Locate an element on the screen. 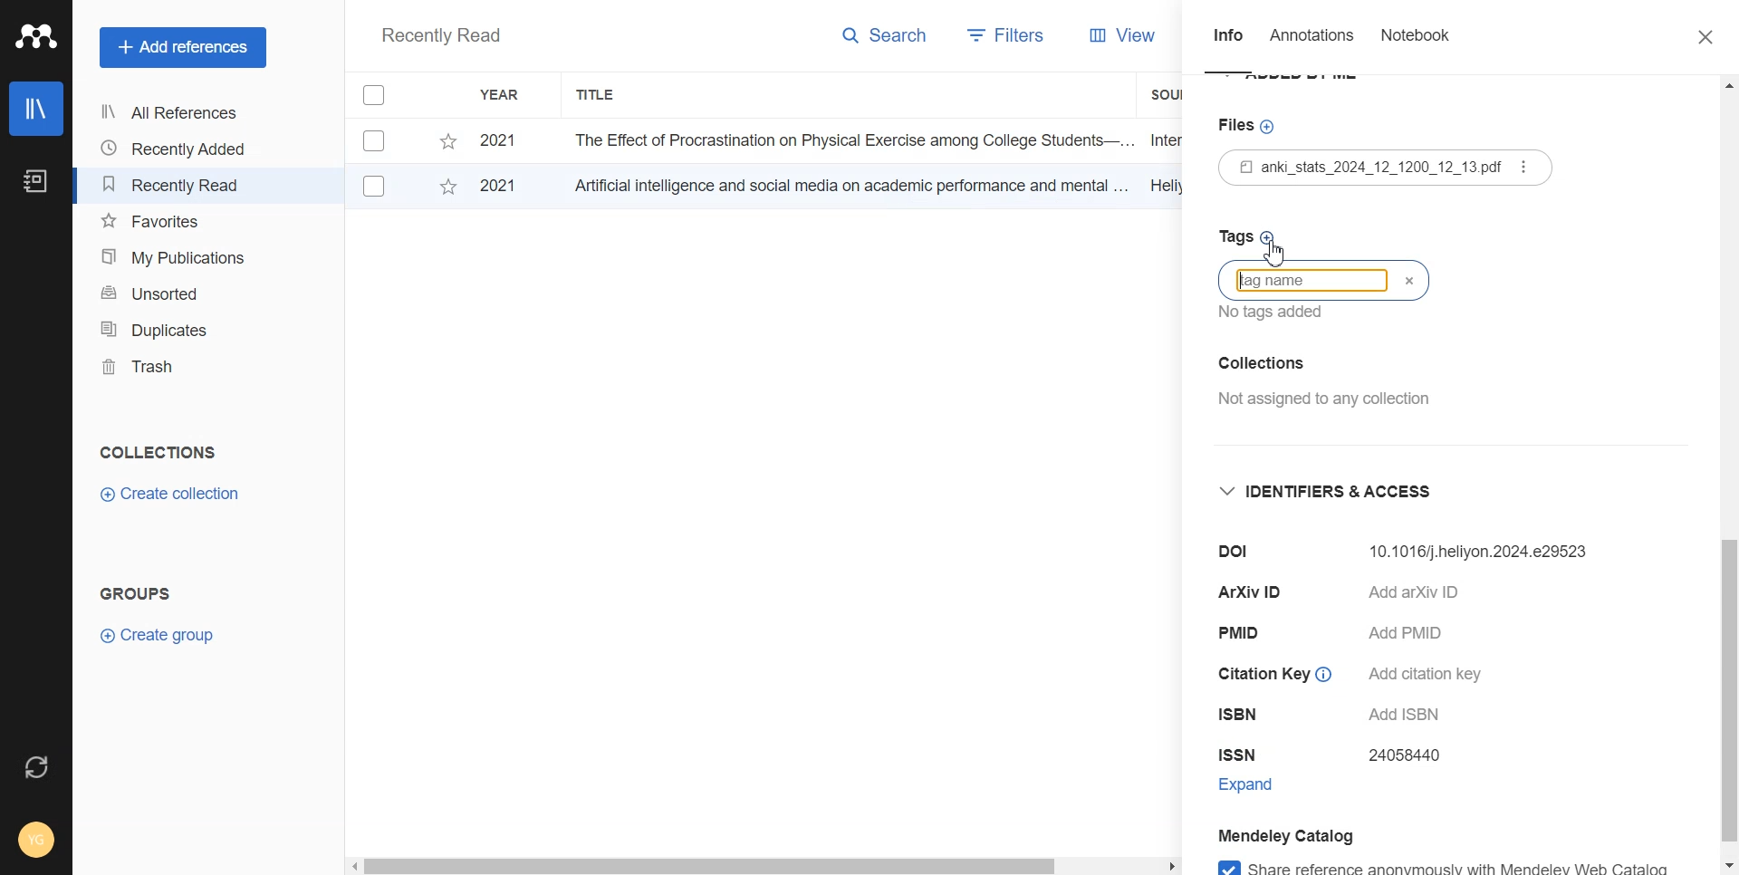 The width and height of the screenshot is (1739, 875). Library is located at coordinates (37, 109).